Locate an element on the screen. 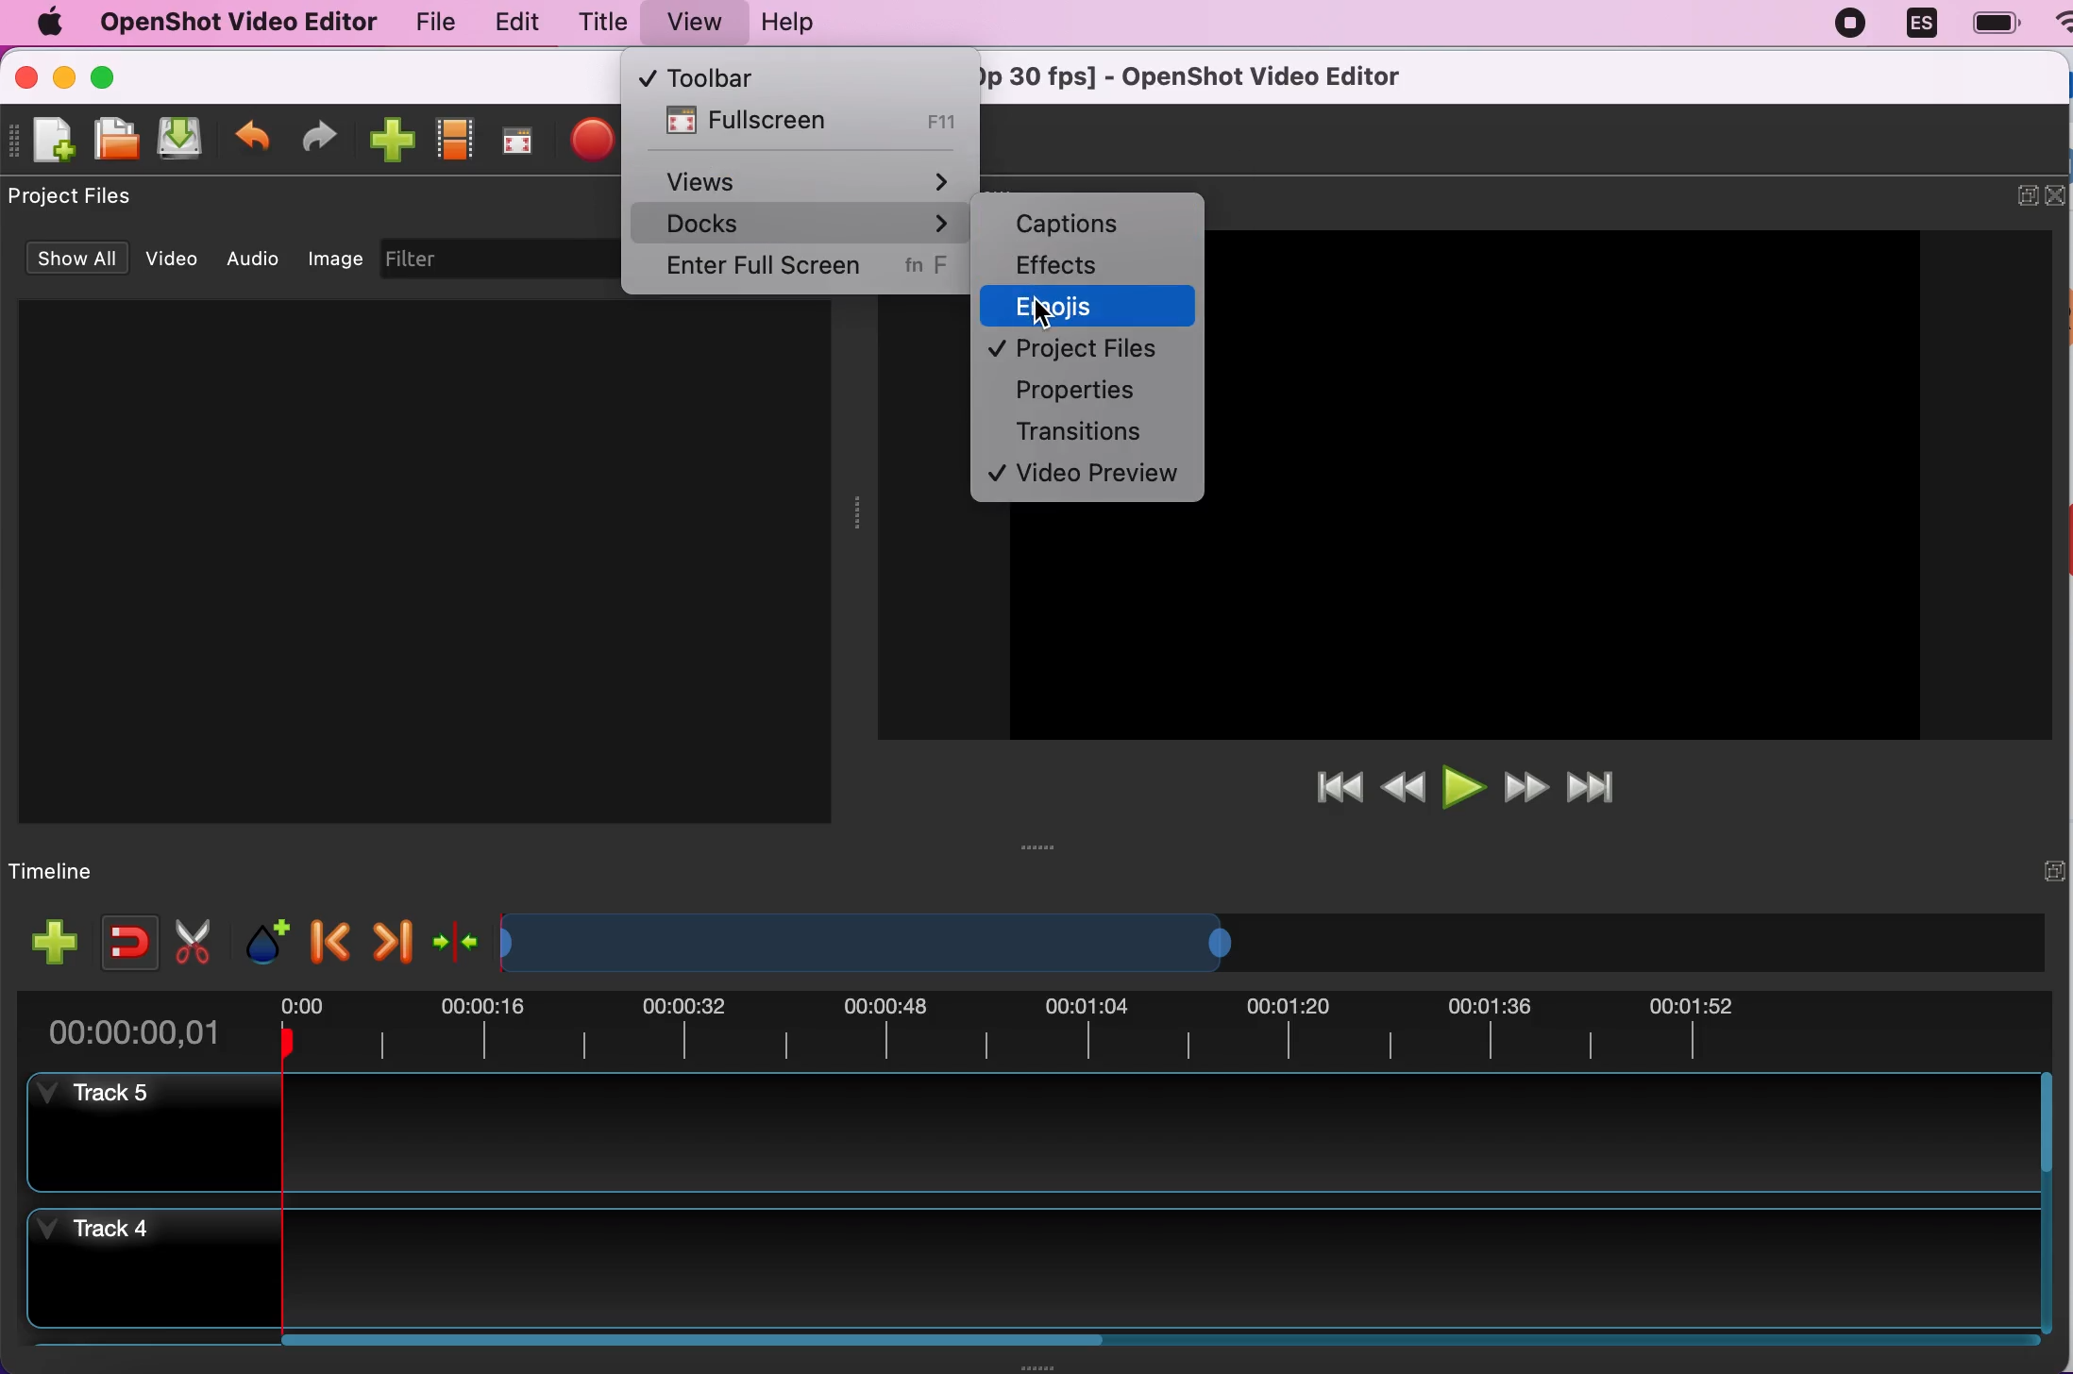 The image size is (2073, 1374). language is located at coordinates (1913, 24).